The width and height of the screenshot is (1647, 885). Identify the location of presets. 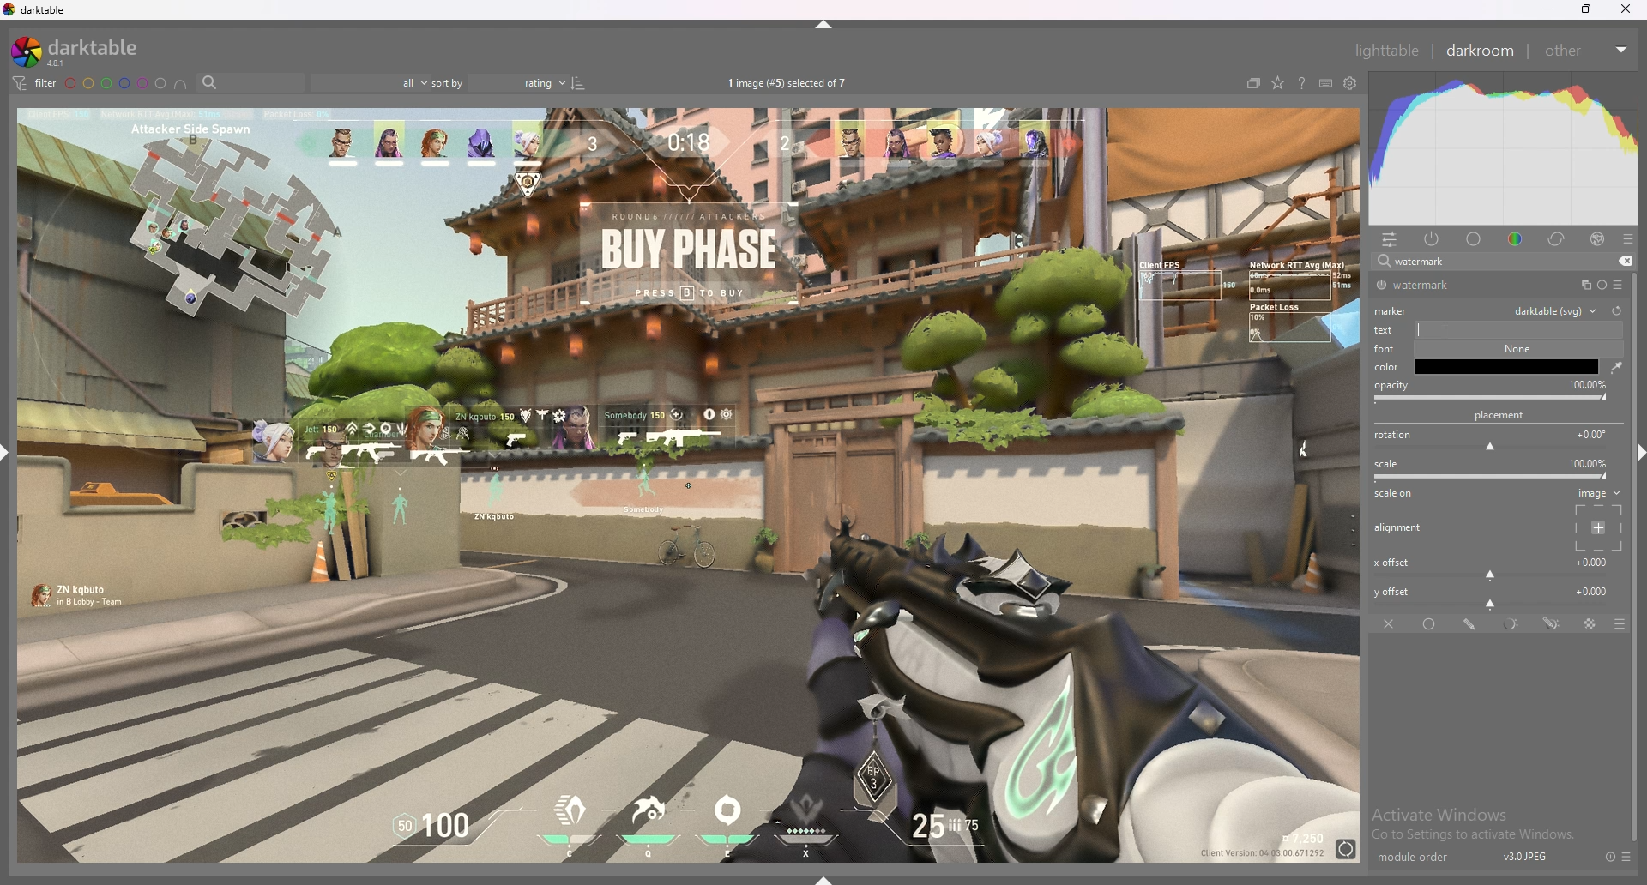
(1627, 857).